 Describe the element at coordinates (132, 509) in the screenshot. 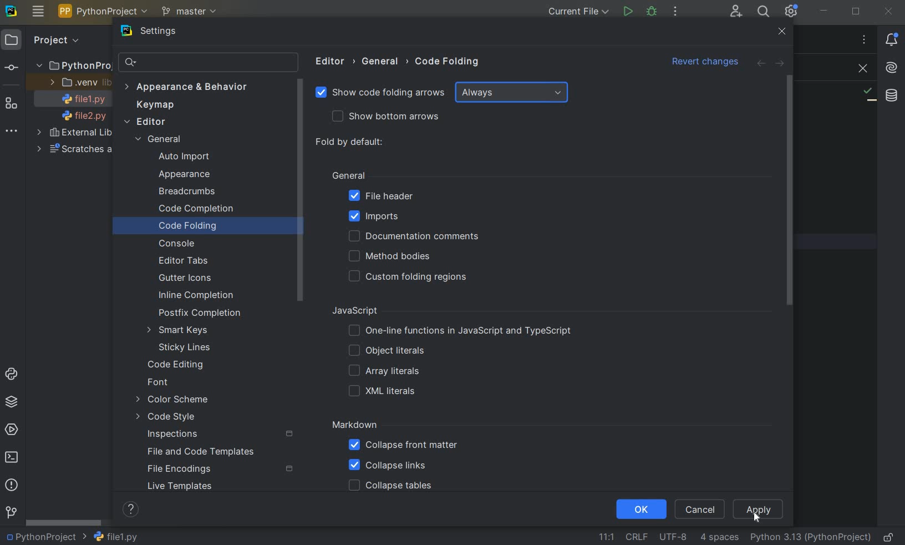

I see `HELP` at that location.